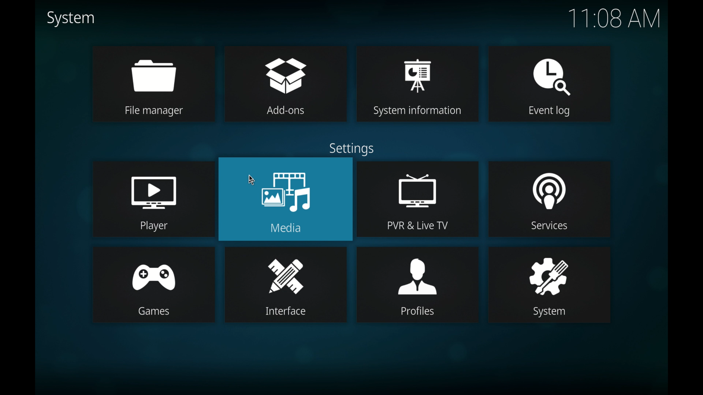  Describe the element at coordinates (285, 83) in the screenshot. I see `add-ons` at that location.